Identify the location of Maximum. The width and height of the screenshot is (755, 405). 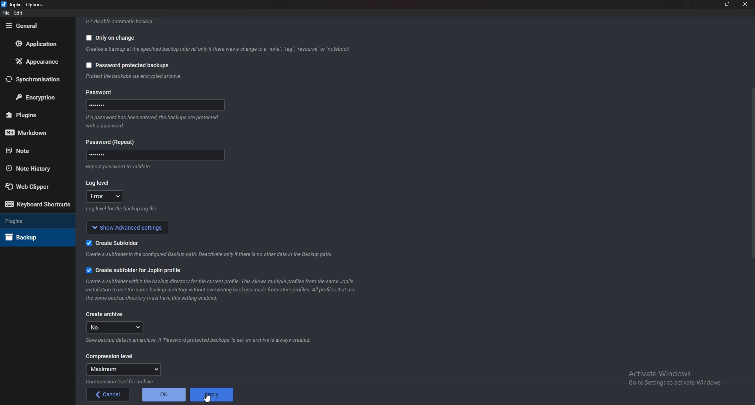
(120, 370).